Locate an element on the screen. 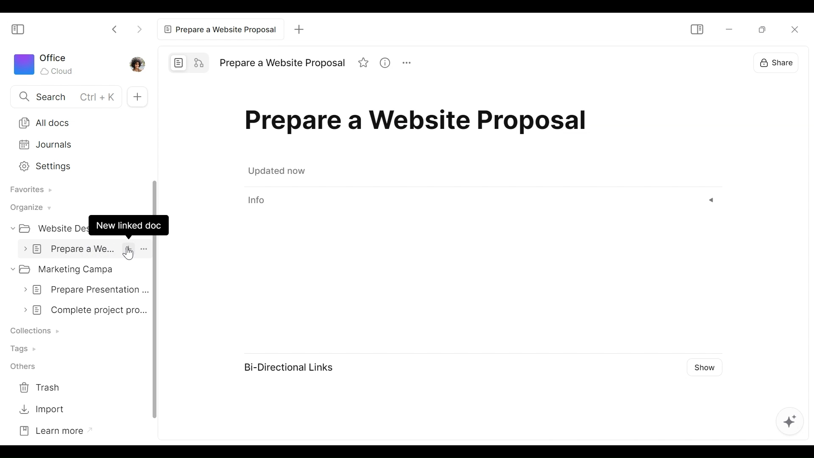 This screenshot has height=458, width=814. Document is located at coordinates (84, 249).